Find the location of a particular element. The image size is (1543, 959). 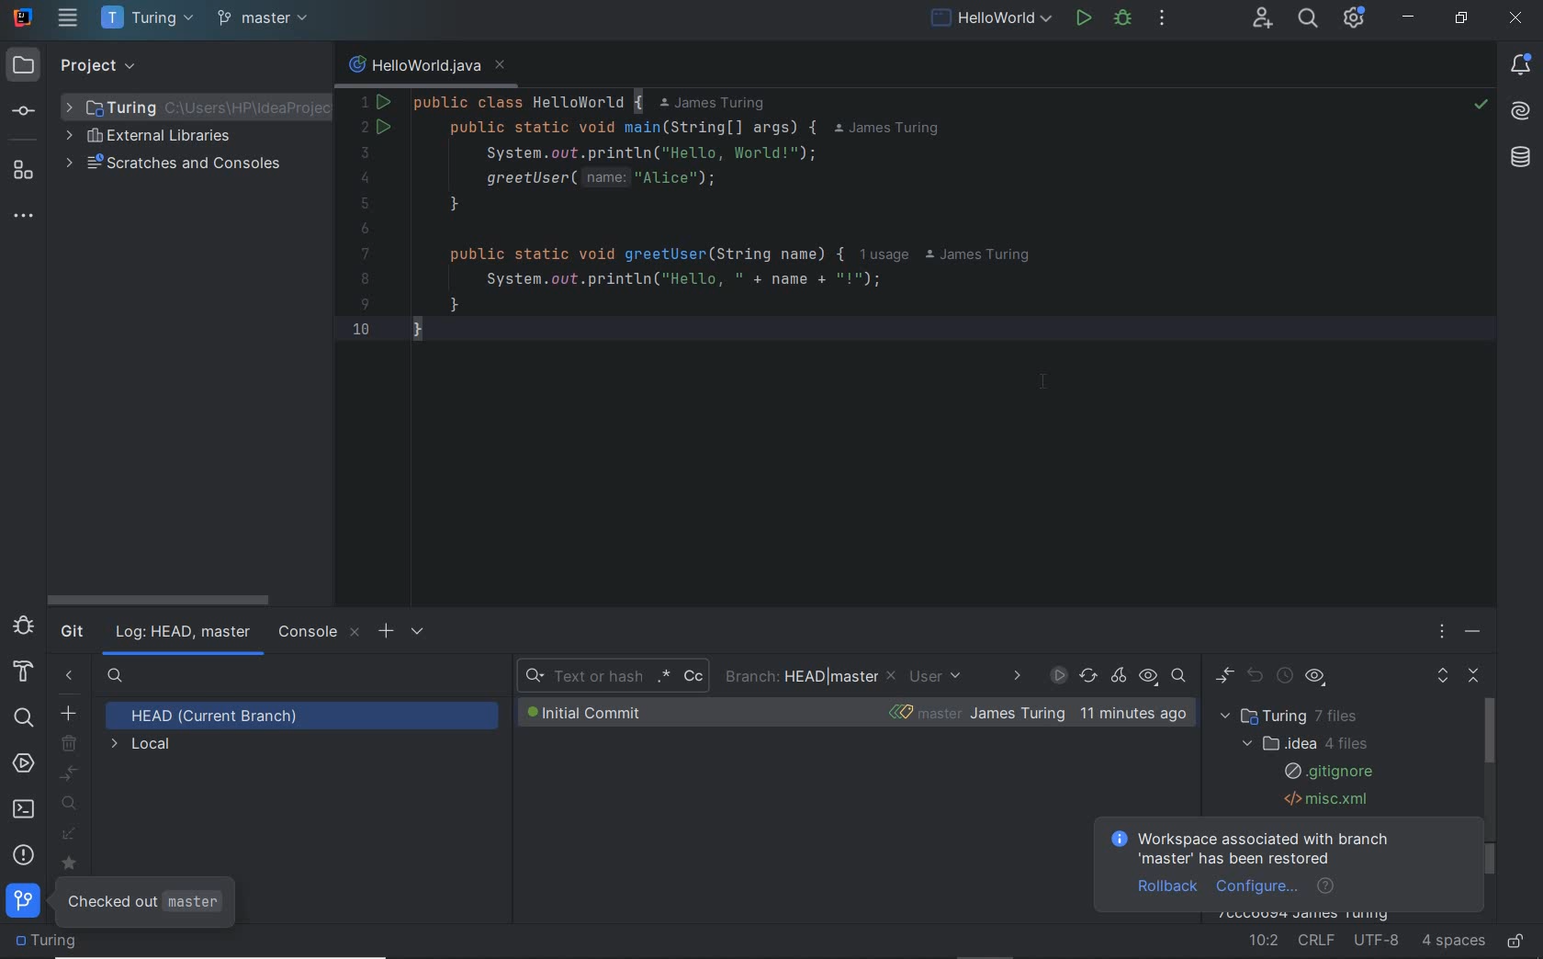

terminal is located at coordinates (25, 809).